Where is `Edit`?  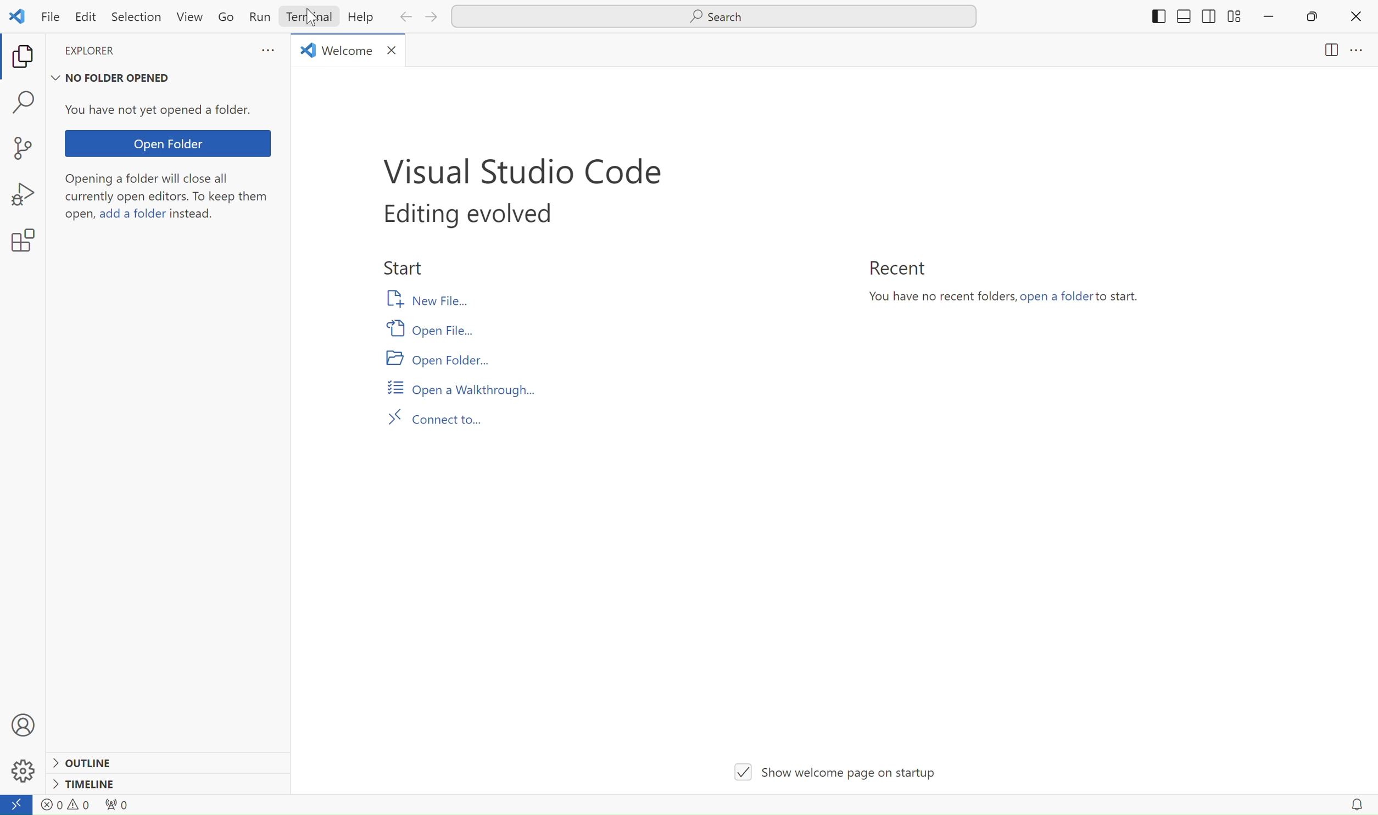 Edit is located at coordinates (87, 18).